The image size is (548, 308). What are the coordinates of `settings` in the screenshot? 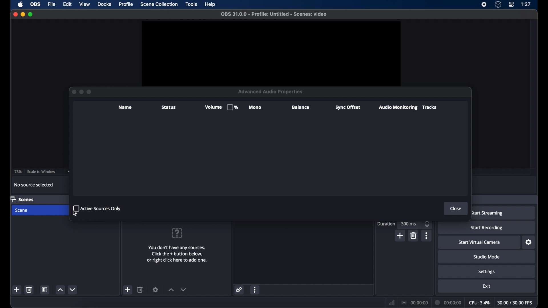 It's located at (529, 242).